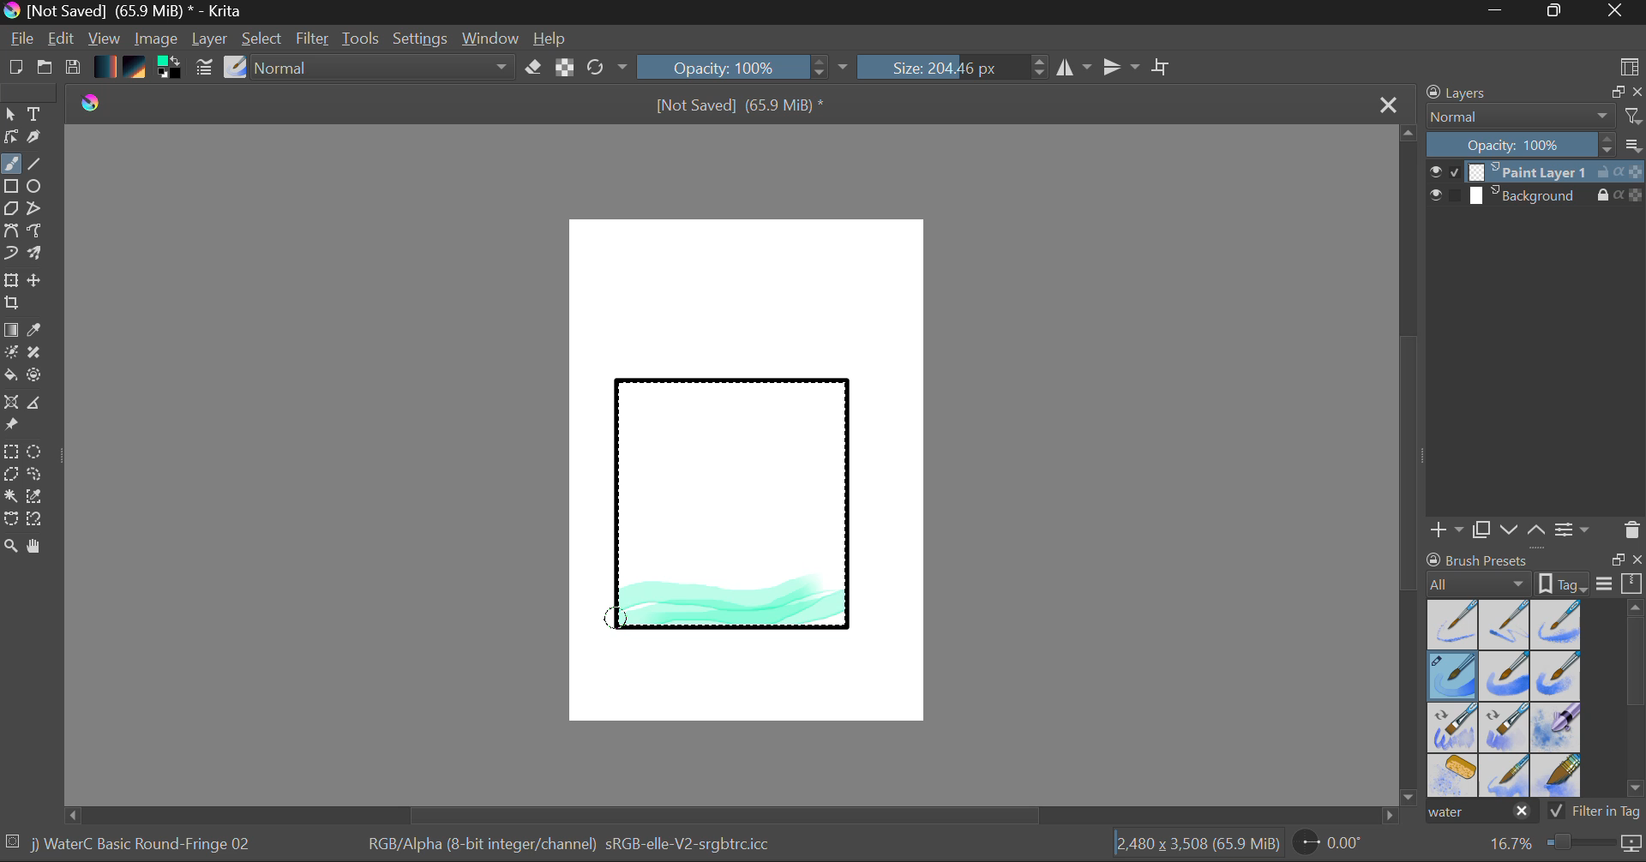  Describe the element at coordinates (10, 404) in the screenshot. I see `Smart Assistant` at that location.